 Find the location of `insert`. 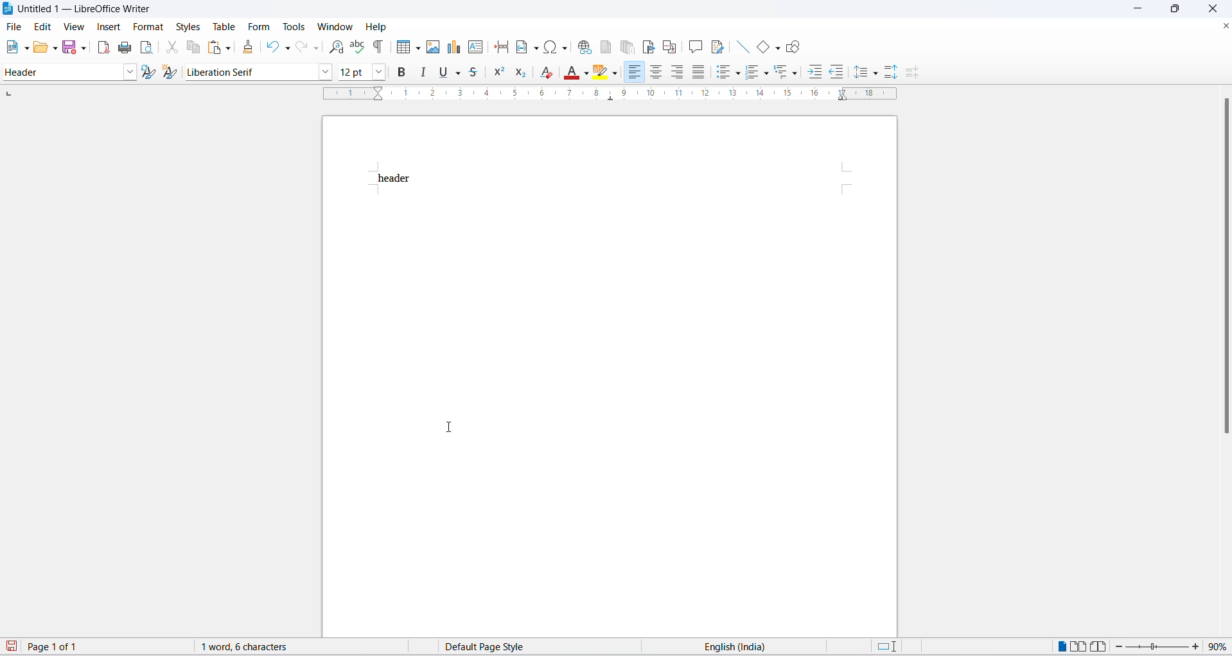

insert is located at coordinates (109, 26).